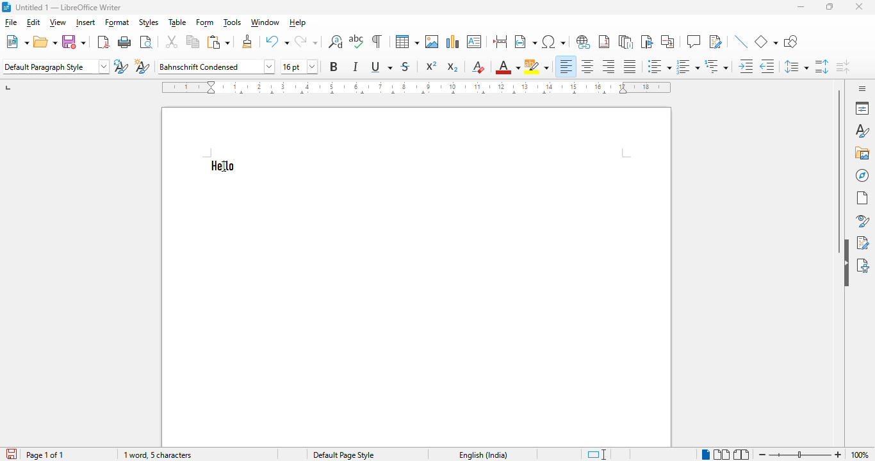 Image resolution: width=875 pixels, height=461 pixels. I want to click on check spelling, so click(357, 41).